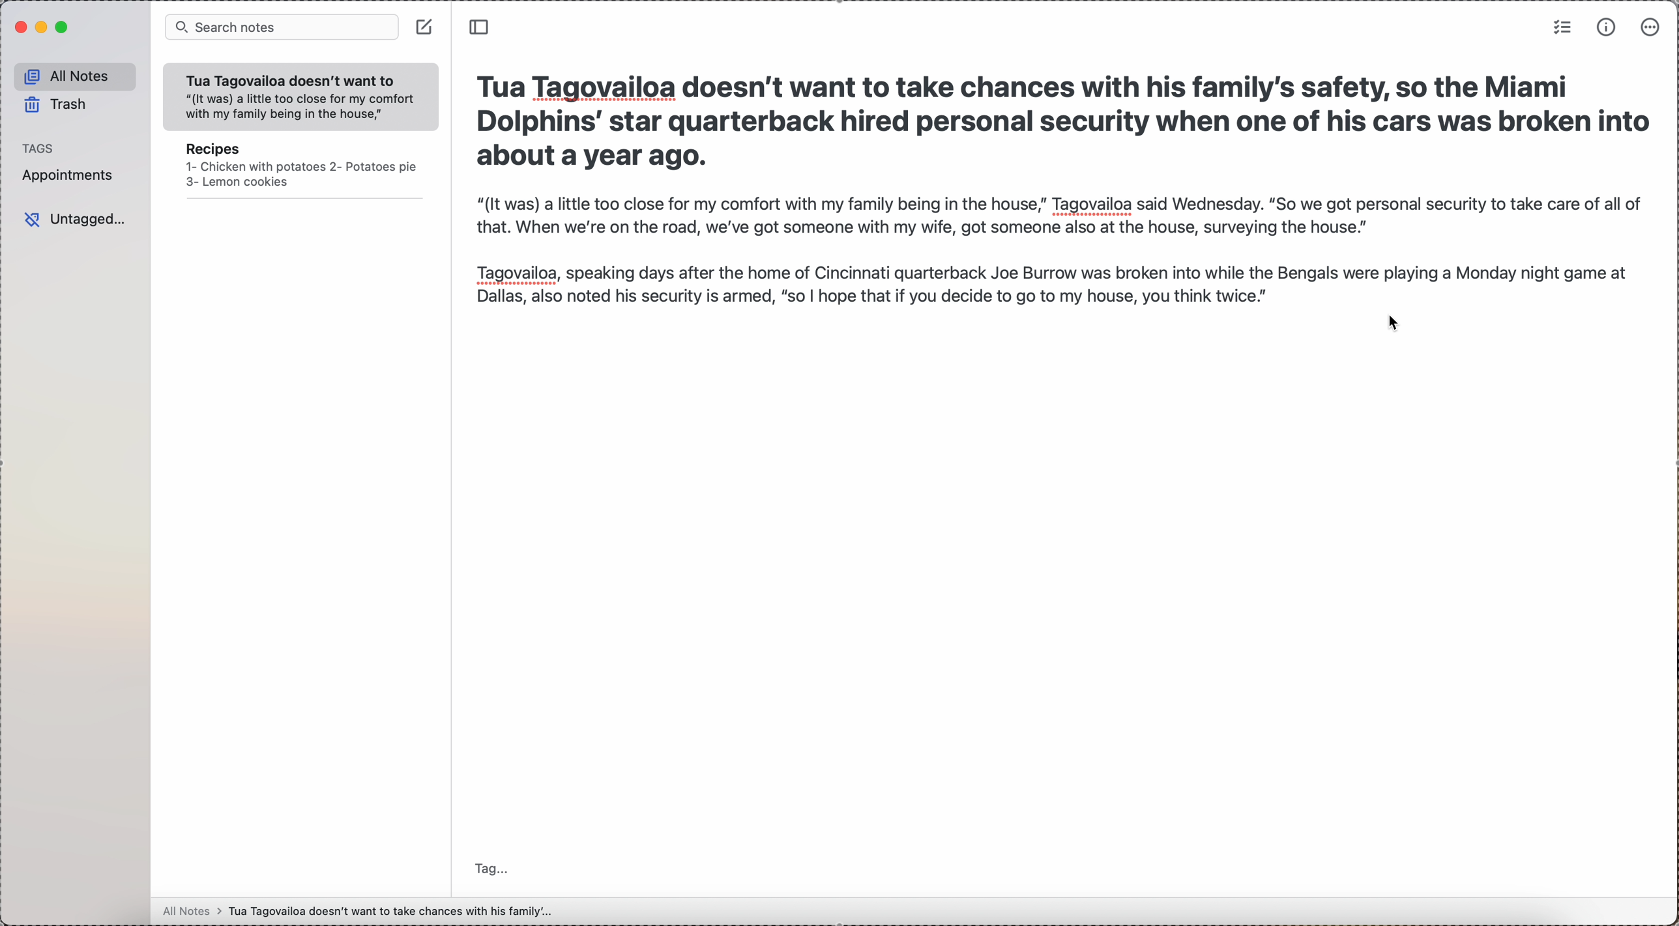 This screenshot has height=926, width=1679. I want to click on “(It was) a little too close for my comfort with my family being in the house,” Tagovailoa said Wednesday. “So we got personal security to take care
of all of that. When we're on the road, we've got someone with my wife, got someone also at the house, surveying the house.”

Tagovailoa, speaking days after the home of Cincinnati quarterback Joe Burrow was broken into while the Bengals were playing a Monday night
game at Dallas, also noted his security is armed, “so | hope that if you decide to go to my house, you think twice] A, so click(1053, 263).